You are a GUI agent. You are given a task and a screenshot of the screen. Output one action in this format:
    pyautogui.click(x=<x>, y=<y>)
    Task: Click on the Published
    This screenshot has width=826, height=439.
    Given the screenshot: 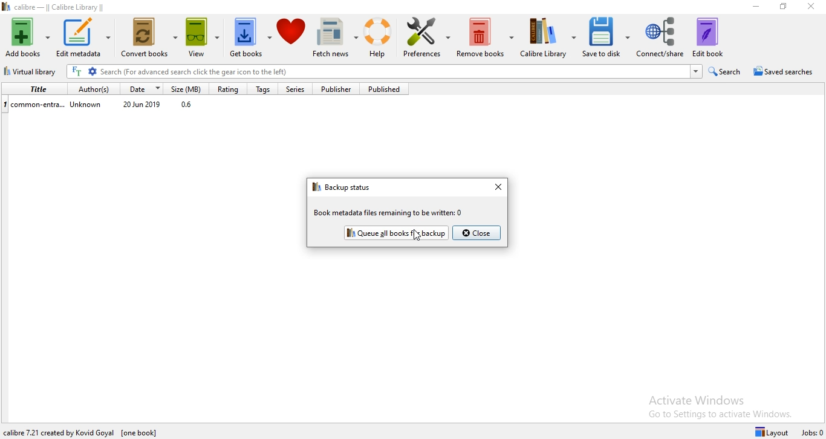 What is the action you would take?
    pyautogui.click(x=388, y=89)
    